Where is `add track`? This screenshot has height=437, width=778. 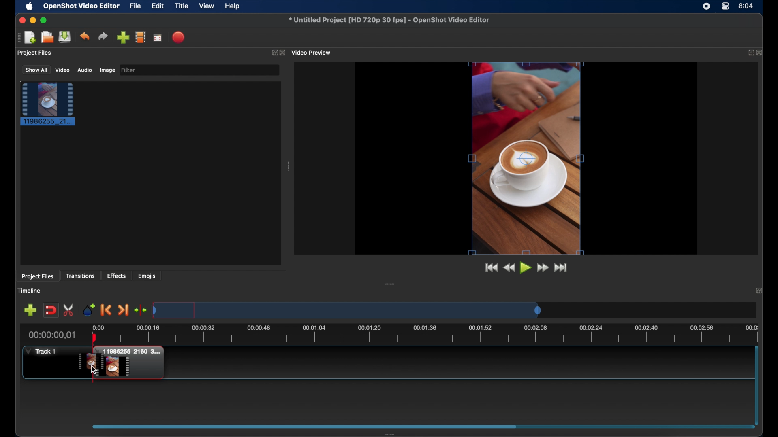 add track is located at coordinates (30, 310).